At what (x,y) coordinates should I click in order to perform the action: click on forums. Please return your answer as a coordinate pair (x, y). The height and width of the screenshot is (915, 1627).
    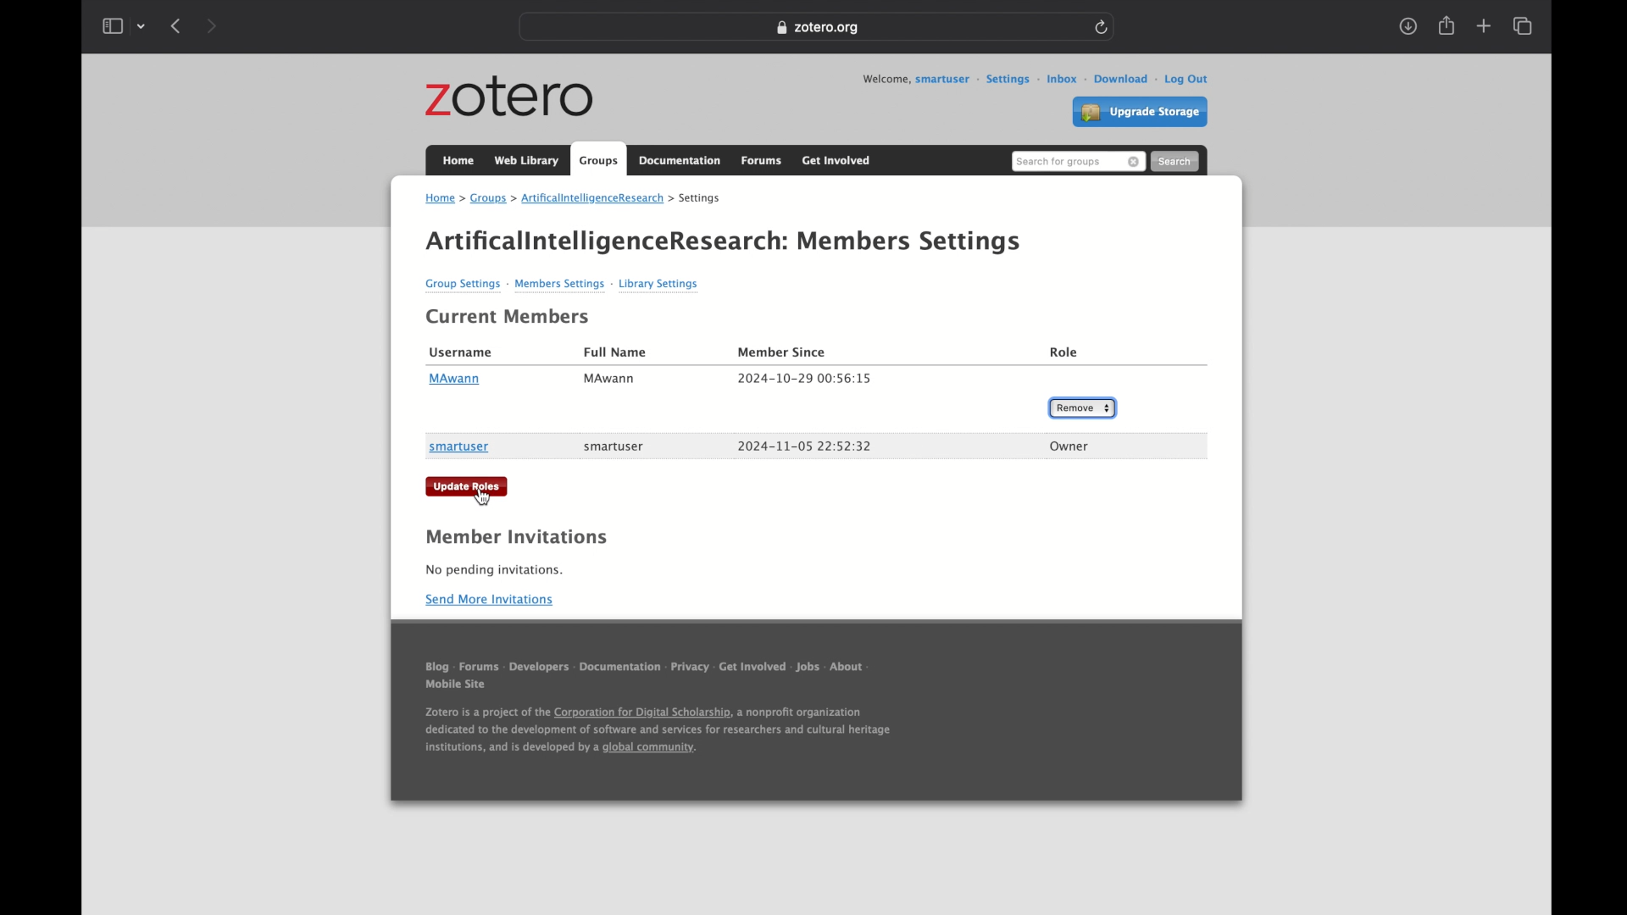
    Looking at the image, I should click on (479, 670).